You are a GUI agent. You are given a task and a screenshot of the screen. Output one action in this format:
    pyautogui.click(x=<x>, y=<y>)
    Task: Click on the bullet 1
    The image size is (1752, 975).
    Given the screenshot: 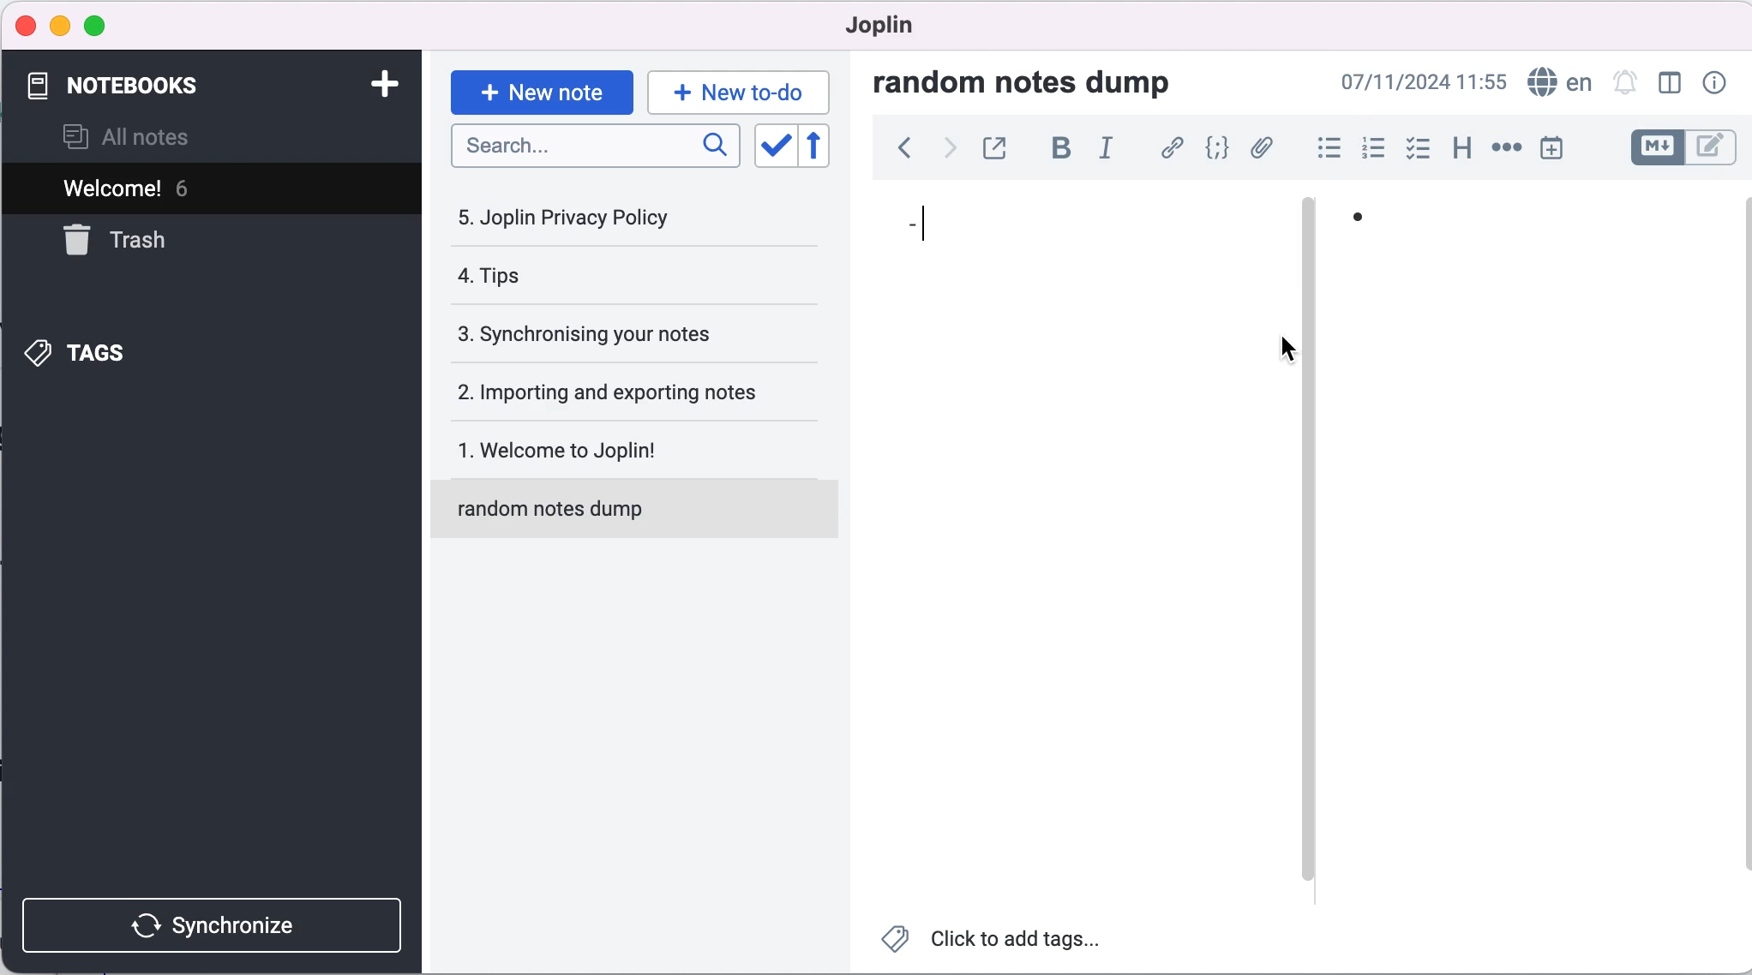 What is the action you would take?
    pyautogui.click(x=1535, y=230)
    